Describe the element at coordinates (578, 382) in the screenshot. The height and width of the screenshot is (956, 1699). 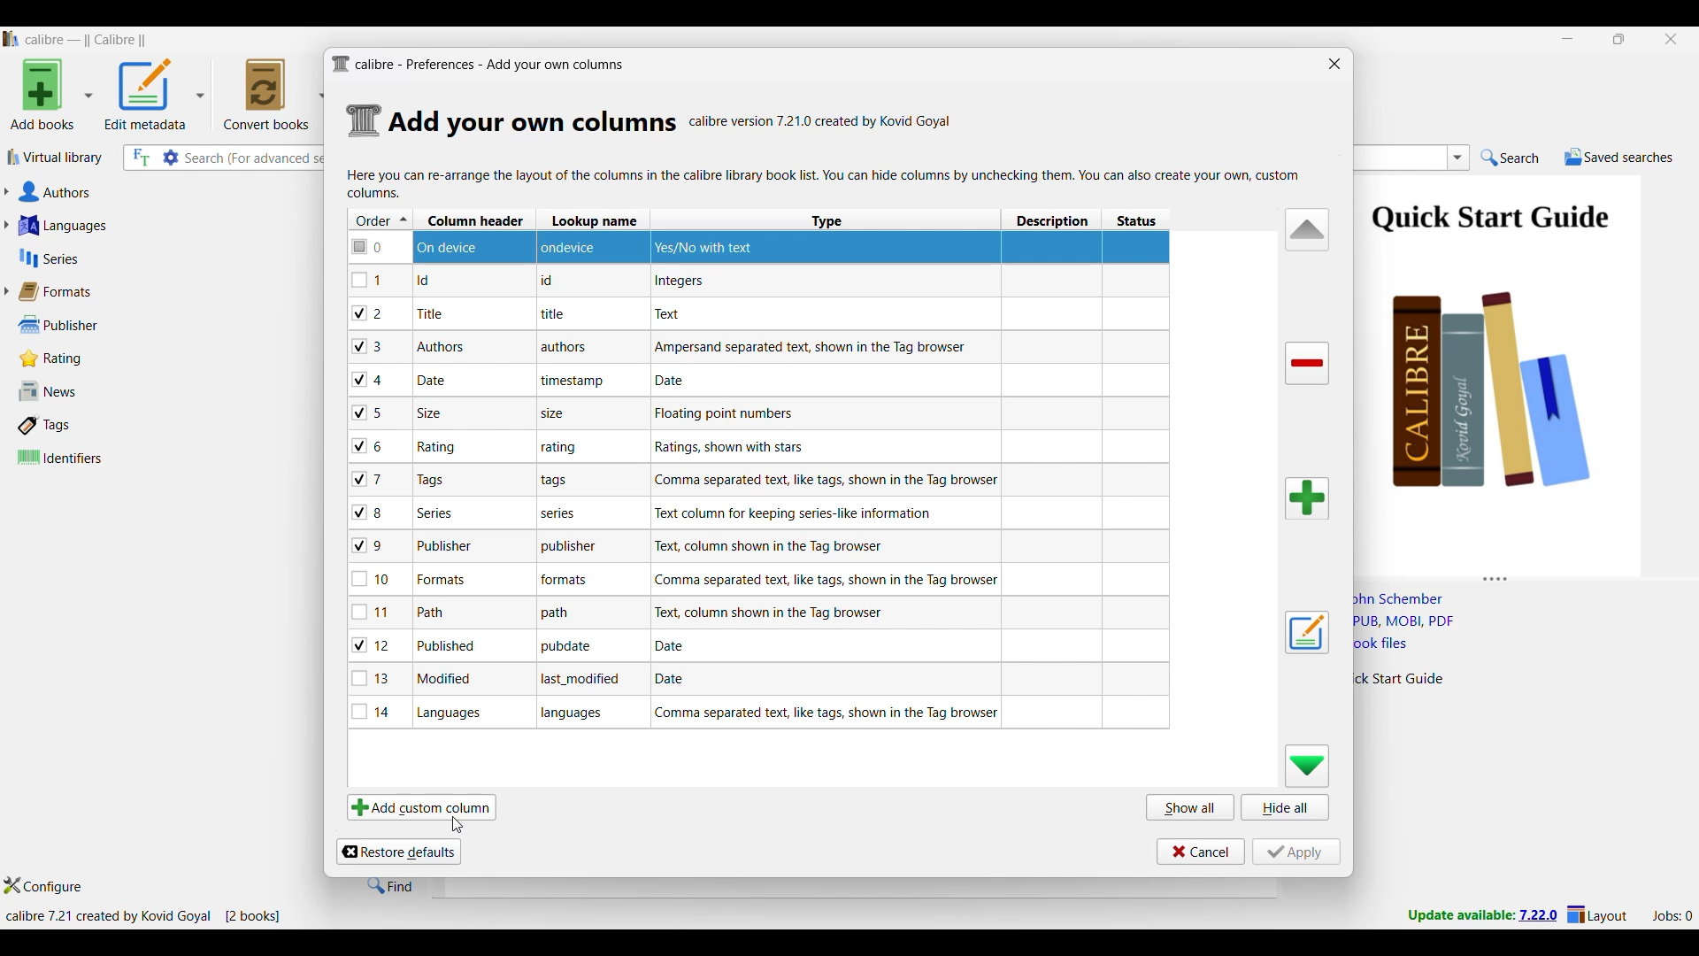
I see `note` at that location.